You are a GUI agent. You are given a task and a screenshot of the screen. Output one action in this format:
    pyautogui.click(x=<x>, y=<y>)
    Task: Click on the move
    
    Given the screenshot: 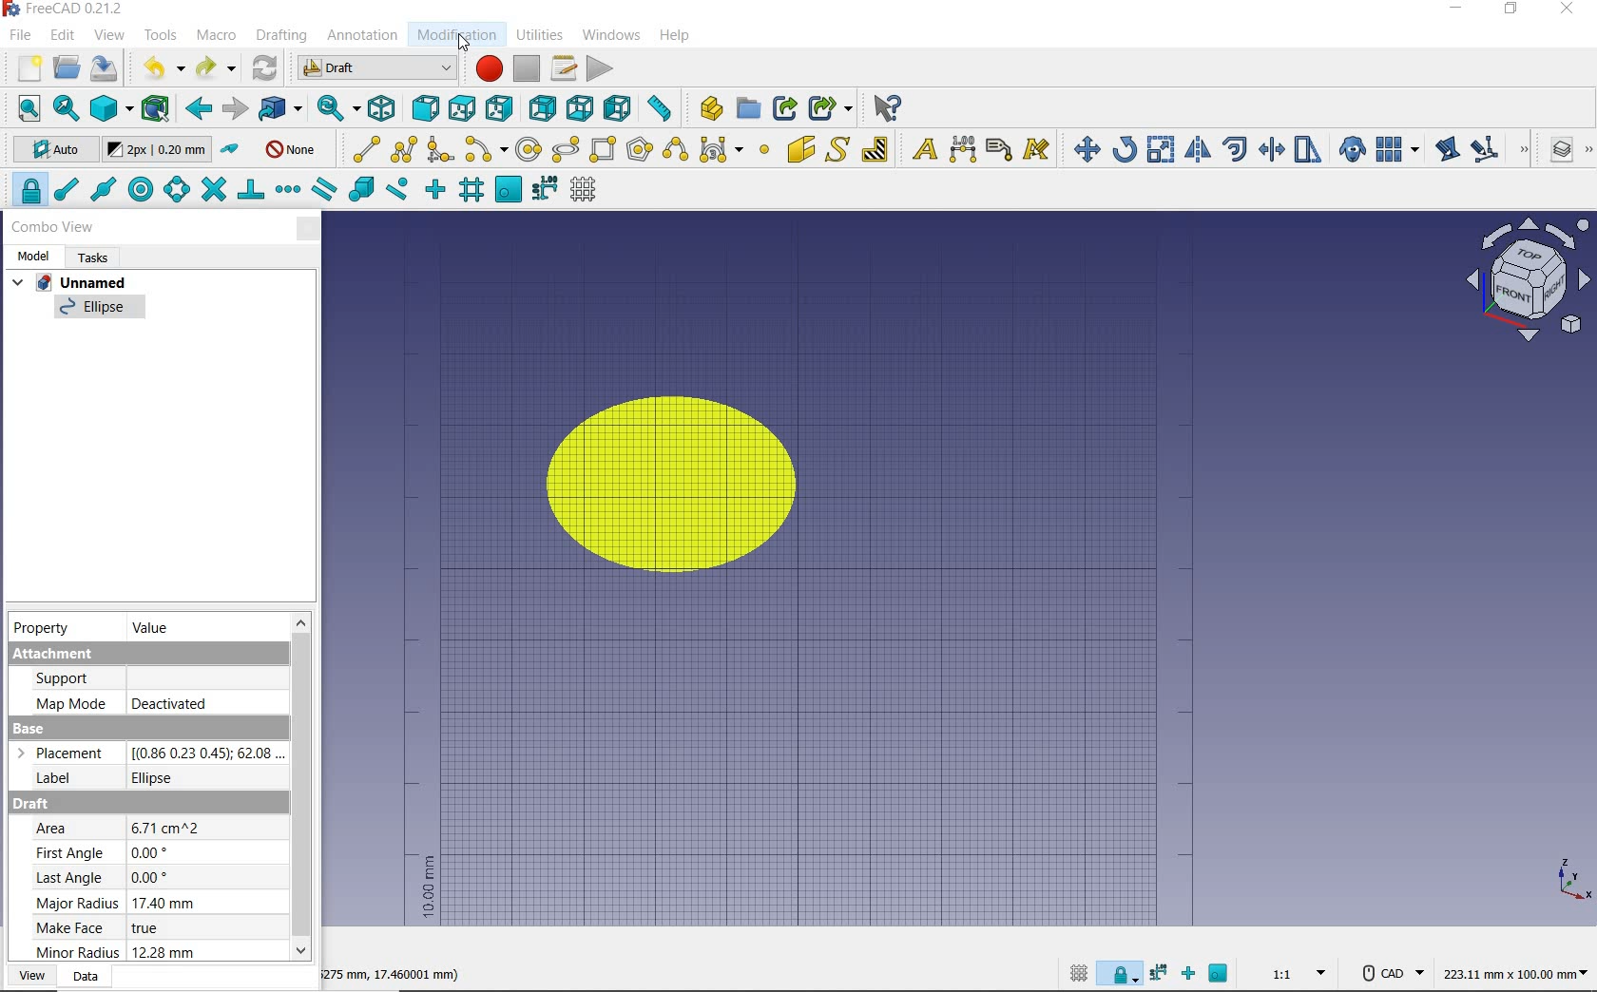 What is the action you would take?
    pyautogui.click(x=1083, y=147)
    